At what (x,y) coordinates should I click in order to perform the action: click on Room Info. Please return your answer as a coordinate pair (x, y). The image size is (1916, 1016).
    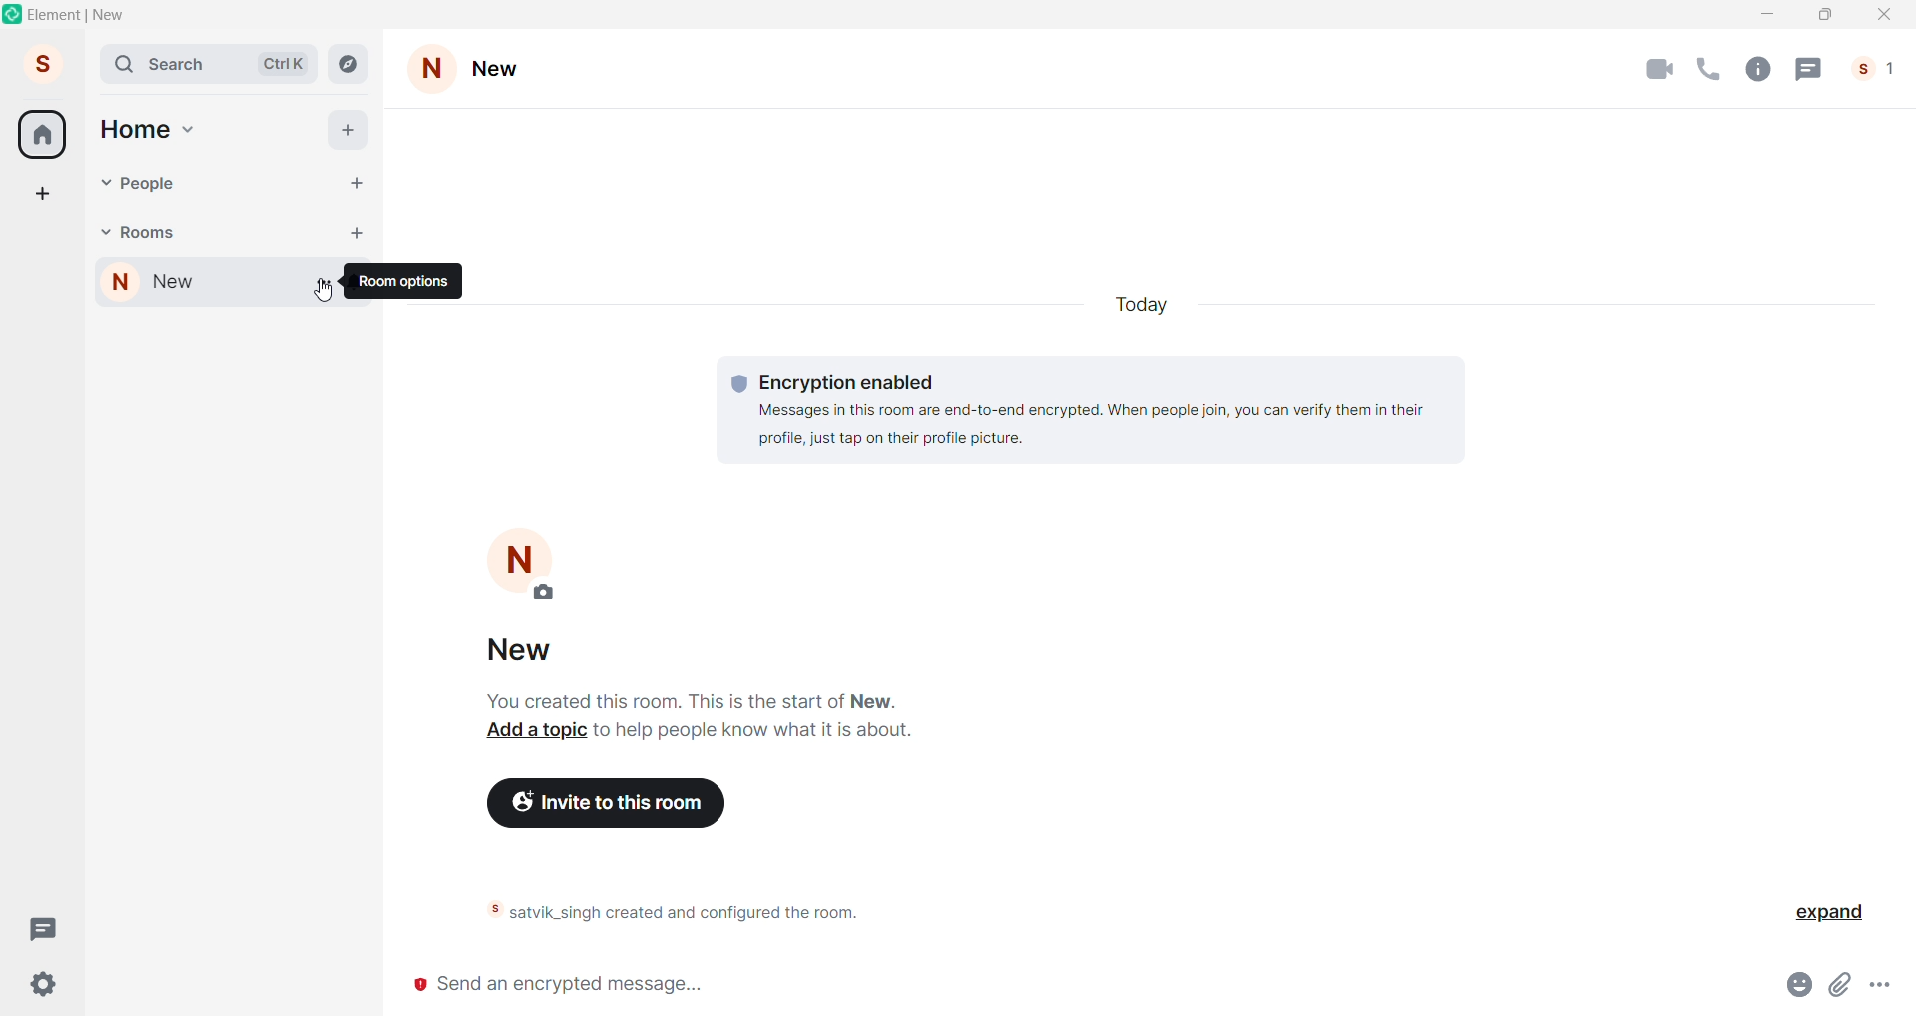
    Looking at the image, I should click on (1763, 68).